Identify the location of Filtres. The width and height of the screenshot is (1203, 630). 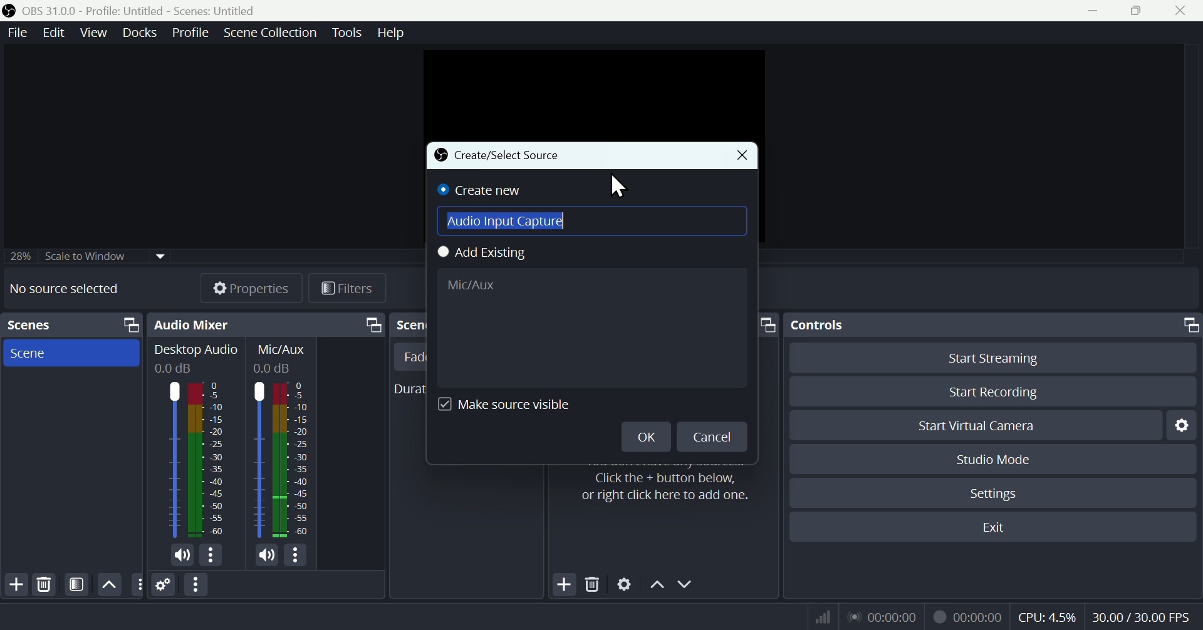
(348, 291).